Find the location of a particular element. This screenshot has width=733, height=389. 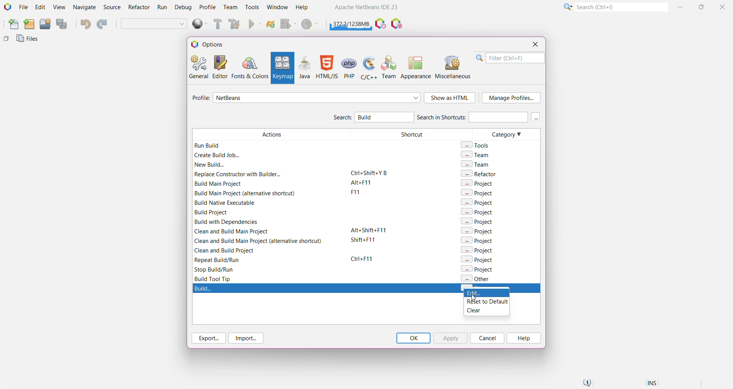

Profile is located at coordinates (200, 99).